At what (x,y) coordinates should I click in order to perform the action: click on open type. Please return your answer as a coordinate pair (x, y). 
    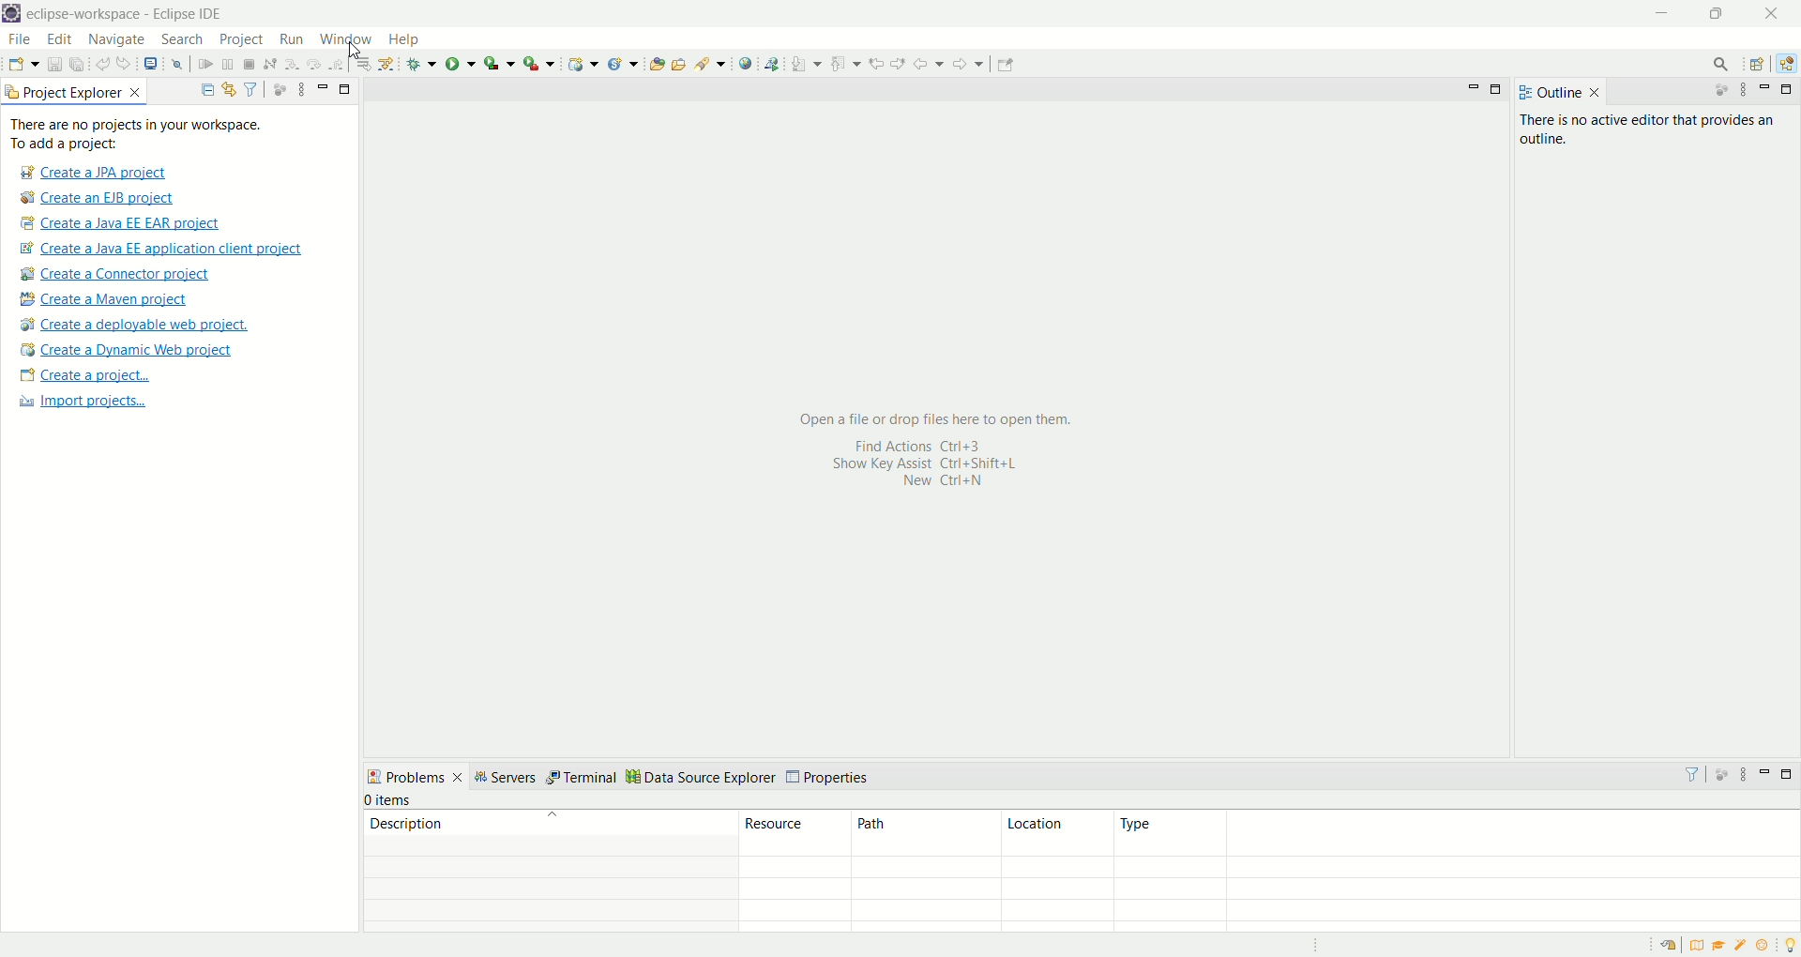
    Looking at the image, I should click on (656, 63).